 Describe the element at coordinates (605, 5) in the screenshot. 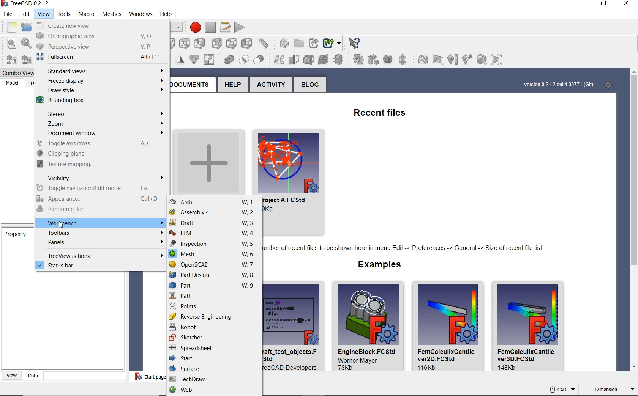

I see `restore down` at that location.